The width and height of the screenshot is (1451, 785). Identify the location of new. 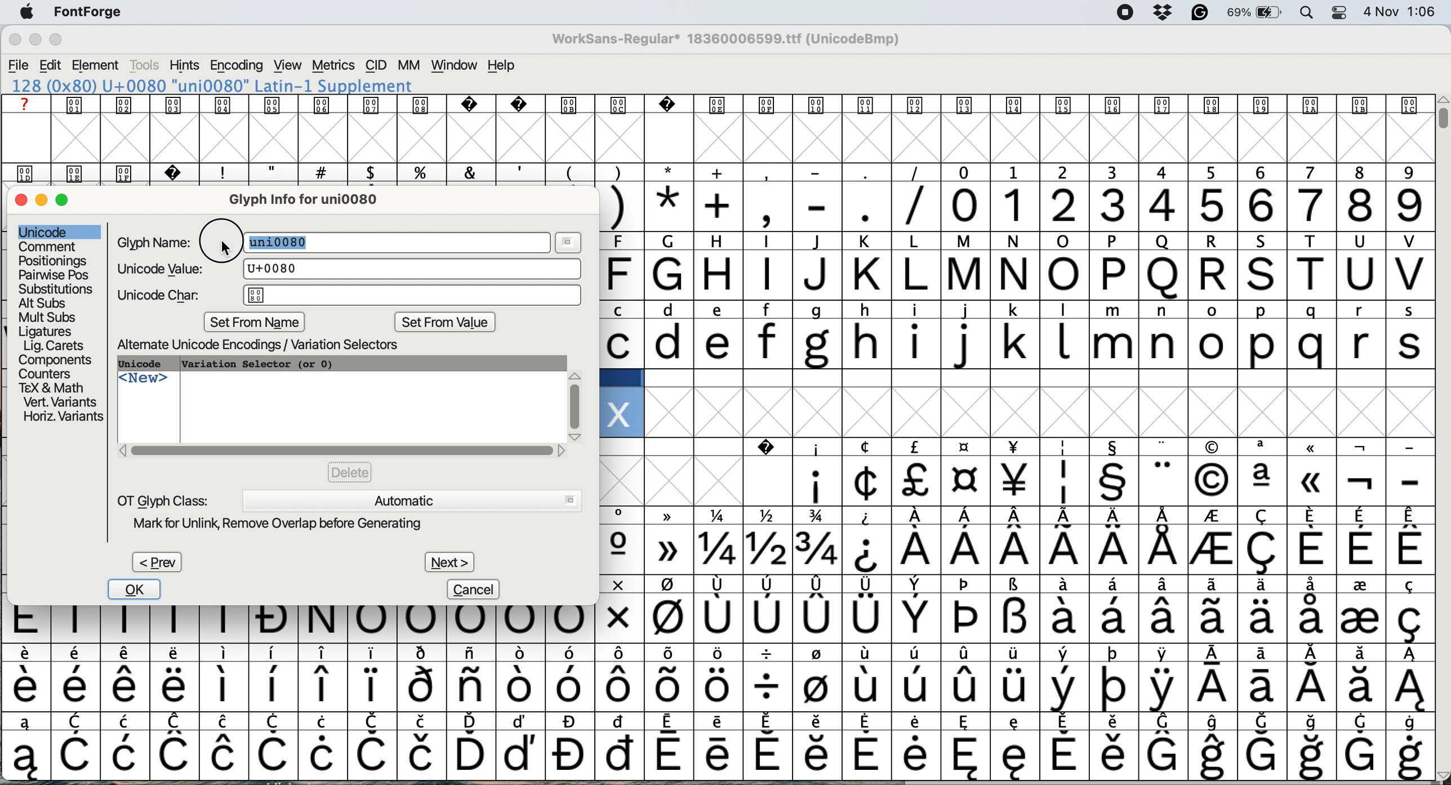
(144, 382).